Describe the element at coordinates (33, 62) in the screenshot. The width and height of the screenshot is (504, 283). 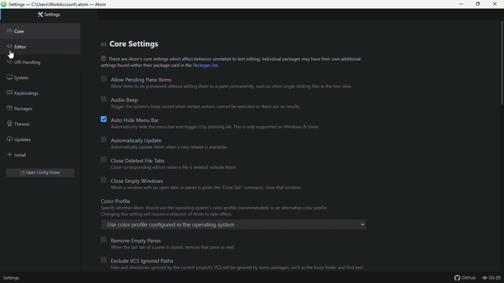
I see `URL handling` at that location.